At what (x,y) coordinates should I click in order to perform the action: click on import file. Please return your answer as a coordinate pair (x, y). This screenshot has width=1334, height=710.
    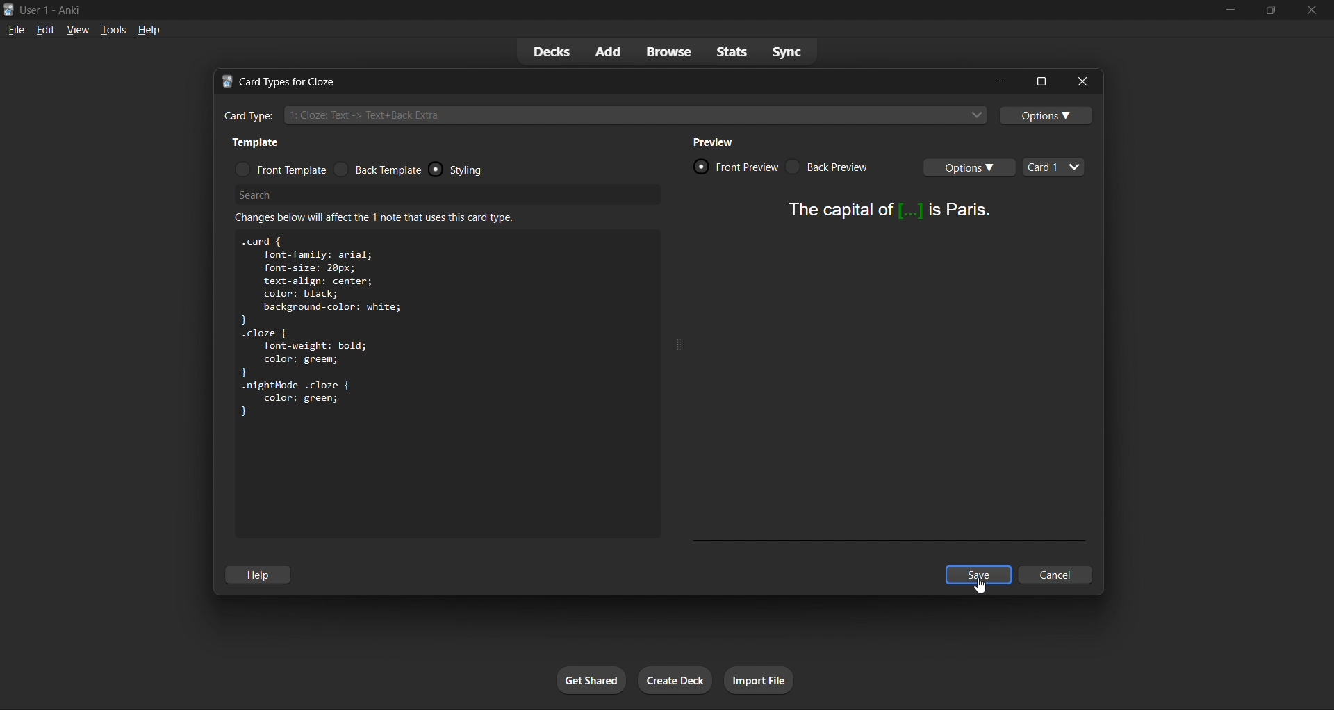
    Looking at the image, I should click on (760, 677).